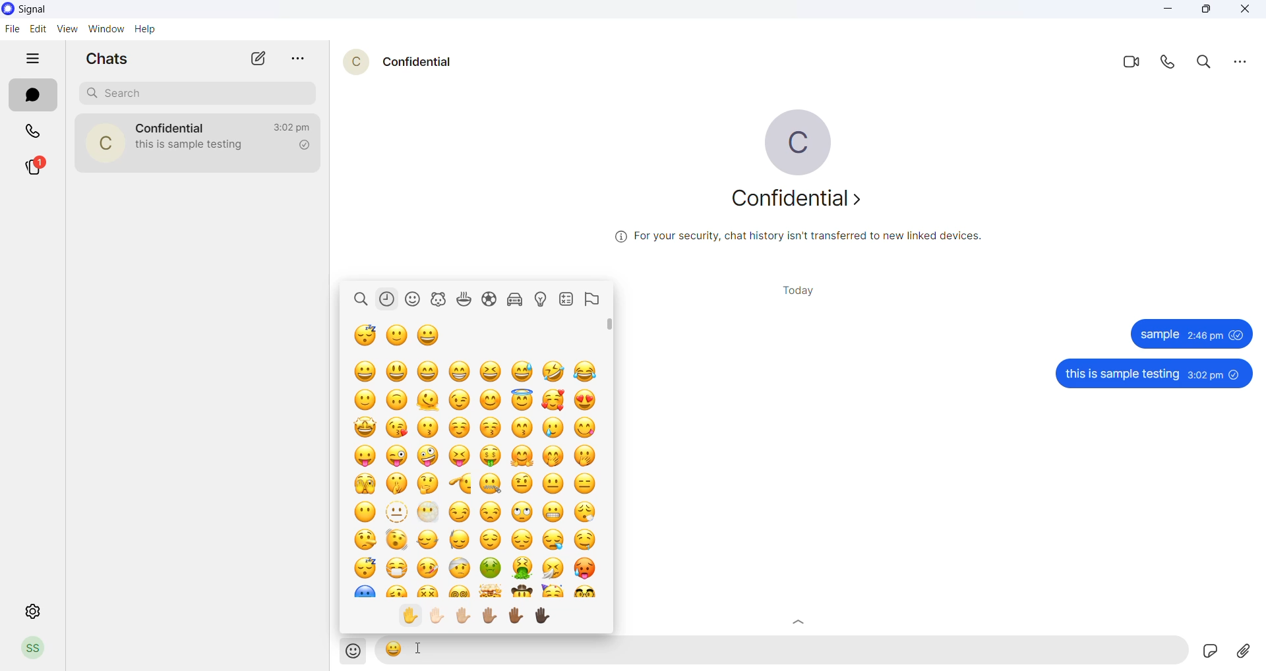 The image size is (1266, 671). What do you see at coordinates (1203, 11) in the screenshot?
I see `maximize` at bounding box center [1203, 11].